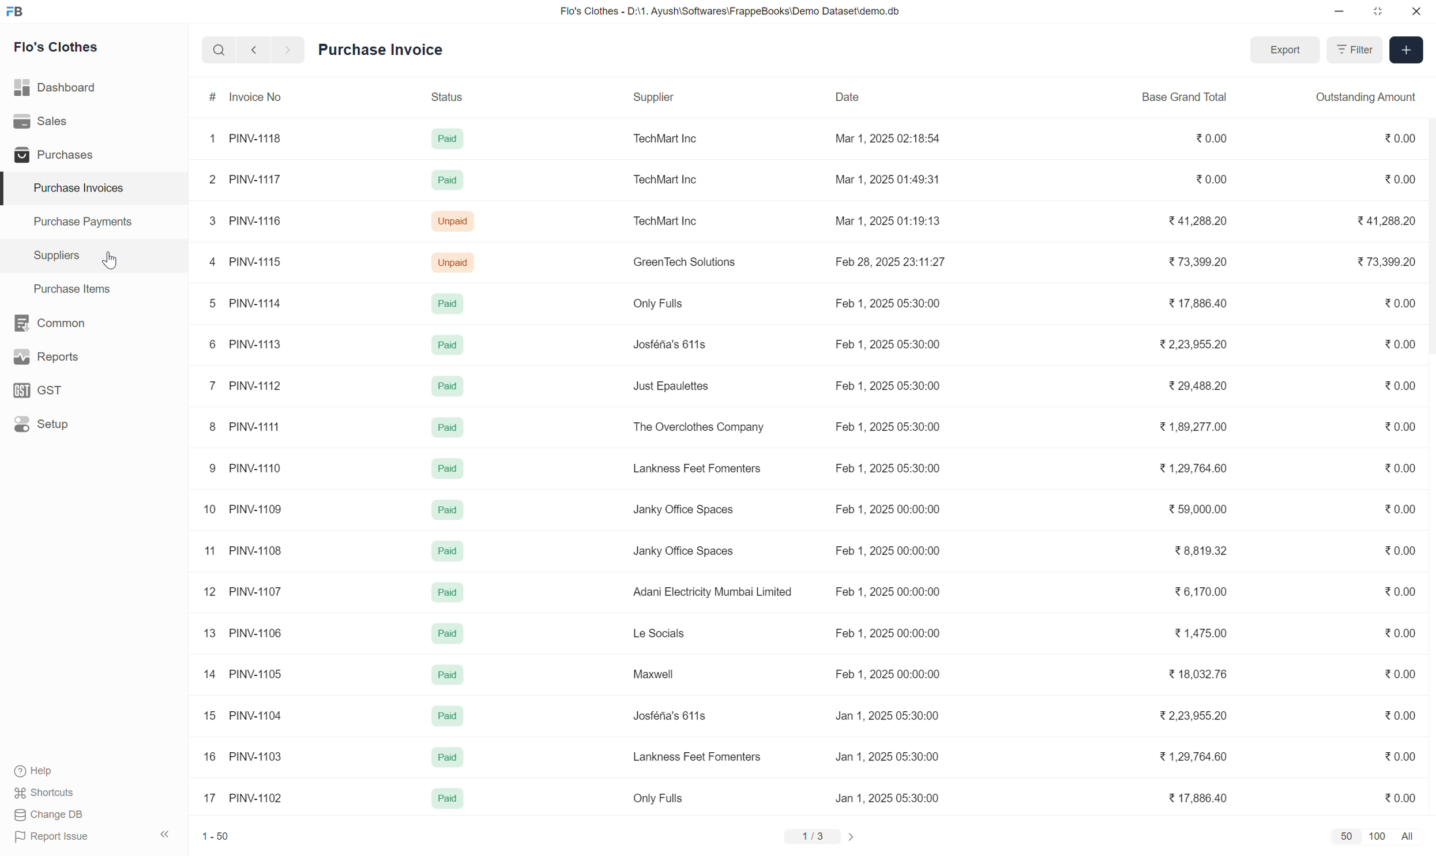  I want to click on 10 PINV-1109, so click(245, 506).